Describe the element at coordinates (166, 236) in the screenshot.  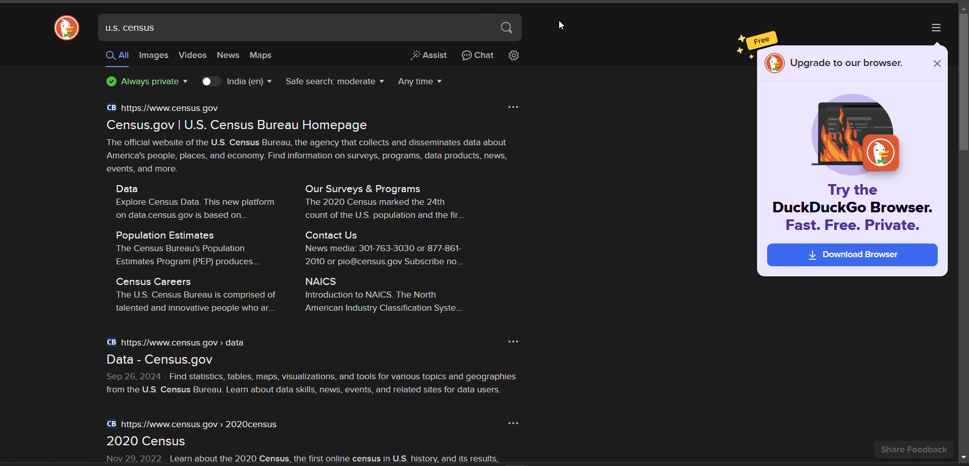
I see `Population Estimates` at that location.